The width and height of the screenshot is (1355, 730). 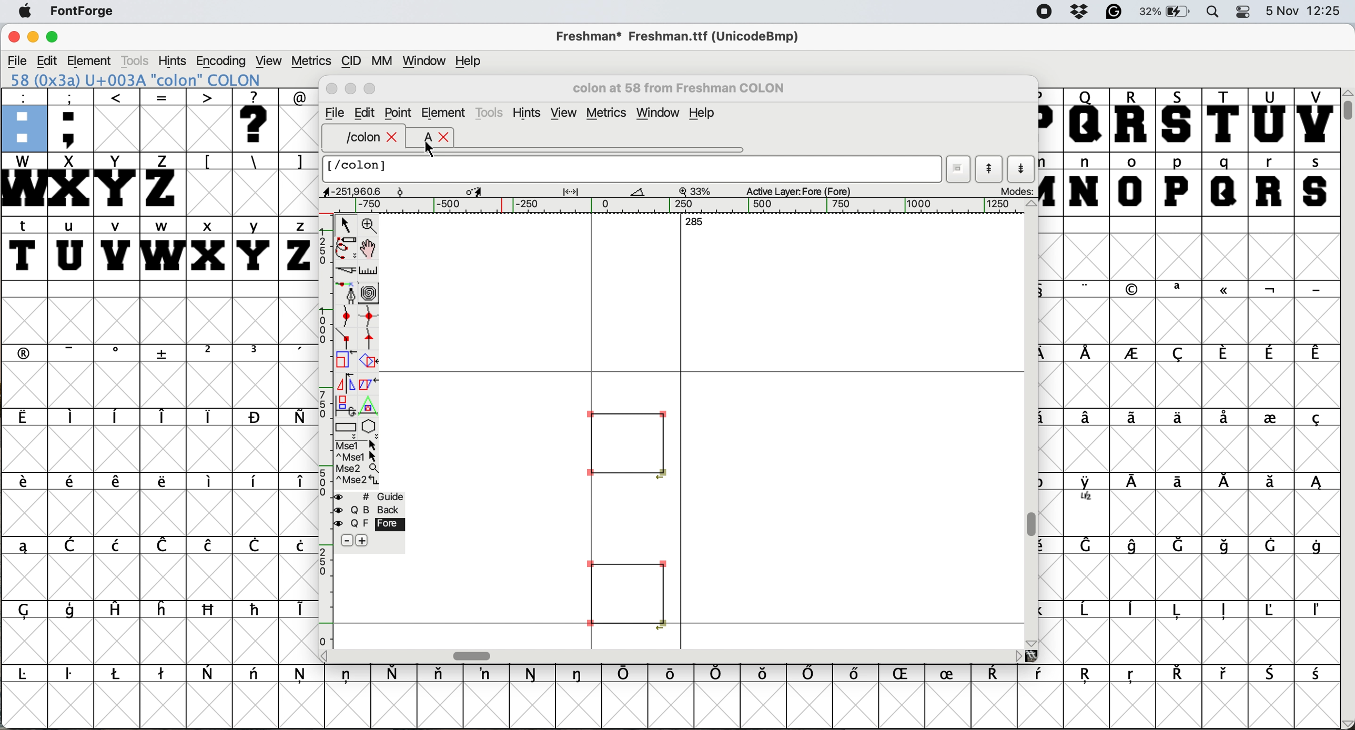 What do you see at coordinates (1136, 483) in the screenshot?
I see `symbol` at bounding box center [1136, 483].